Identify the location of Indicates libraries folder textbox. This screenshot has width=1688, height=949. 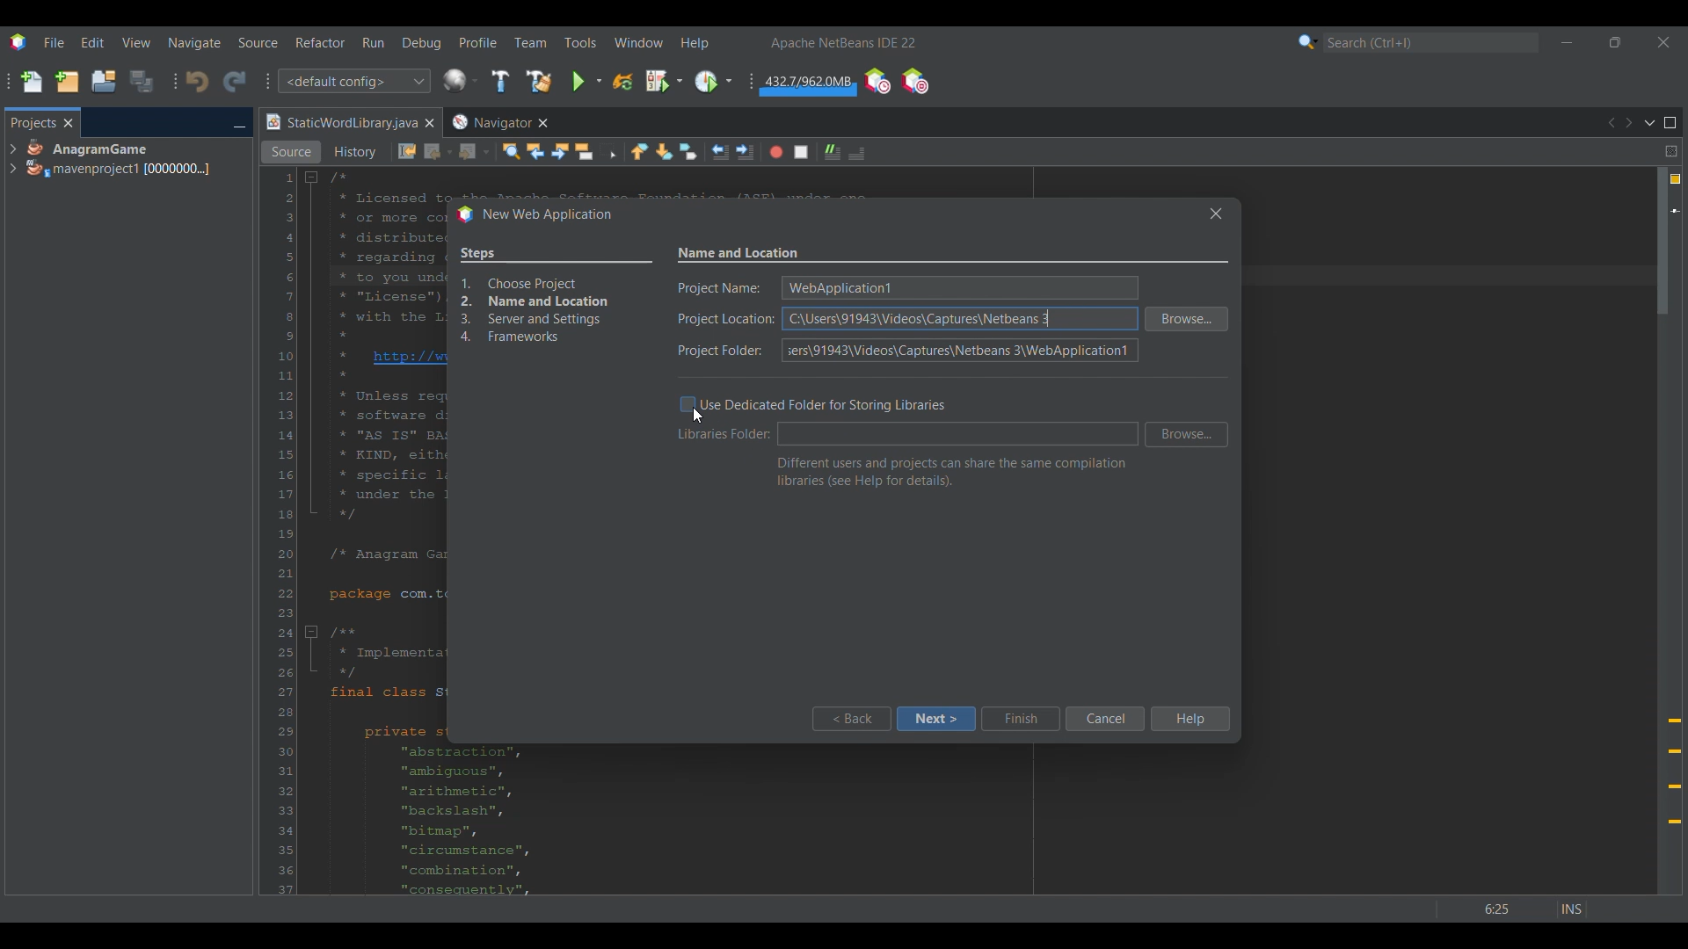
(725, 436).